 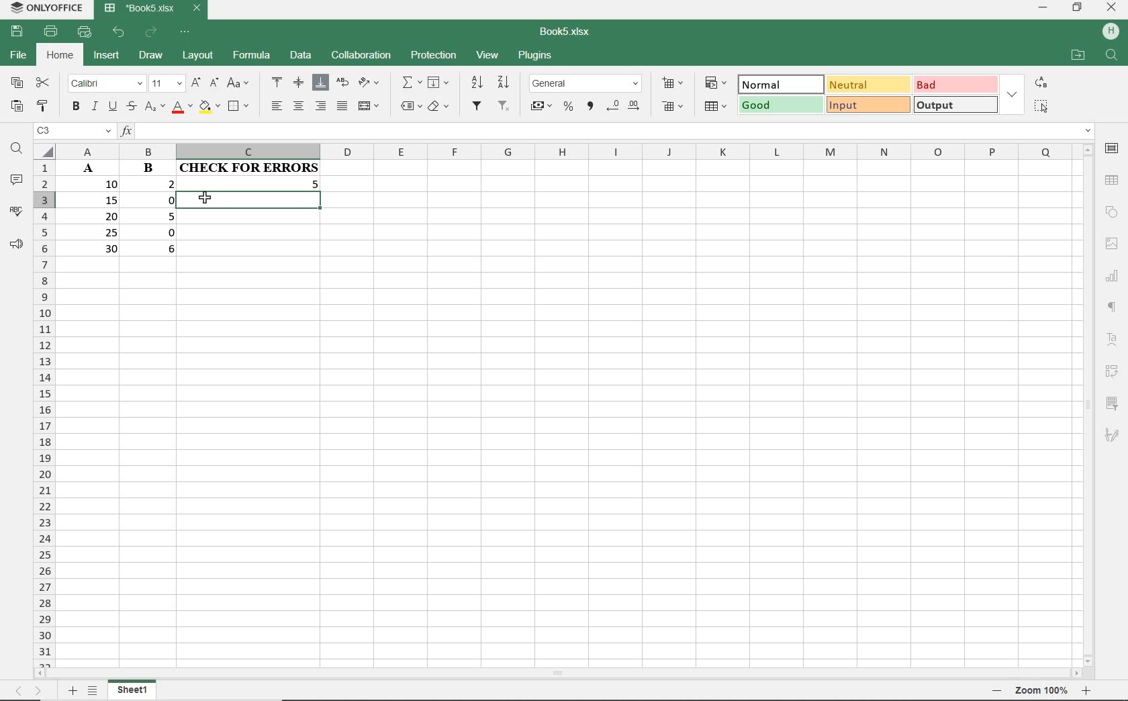 I want to click on INPUT, so click(x=867, y=104).